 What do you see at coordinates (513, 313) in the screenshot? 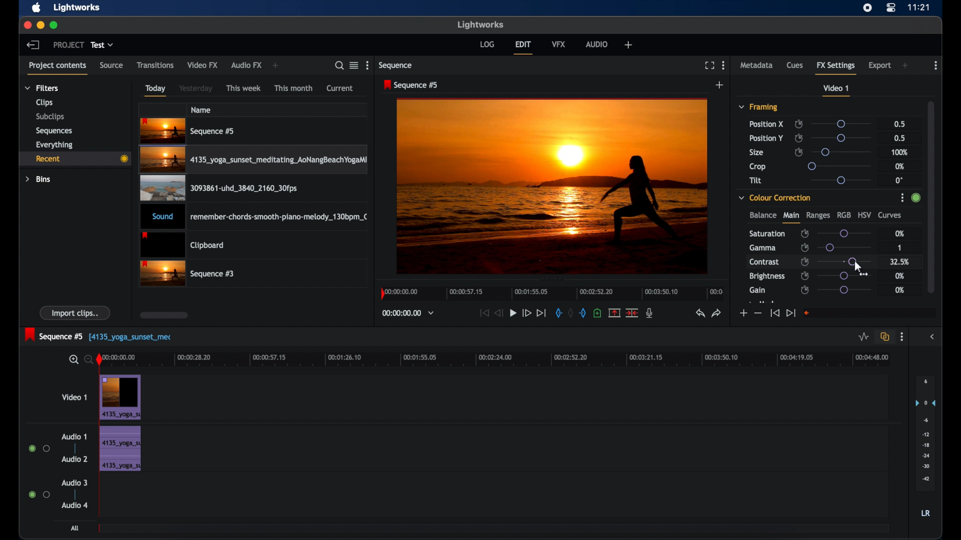
I see `play ` at bounding box center [513, 313].